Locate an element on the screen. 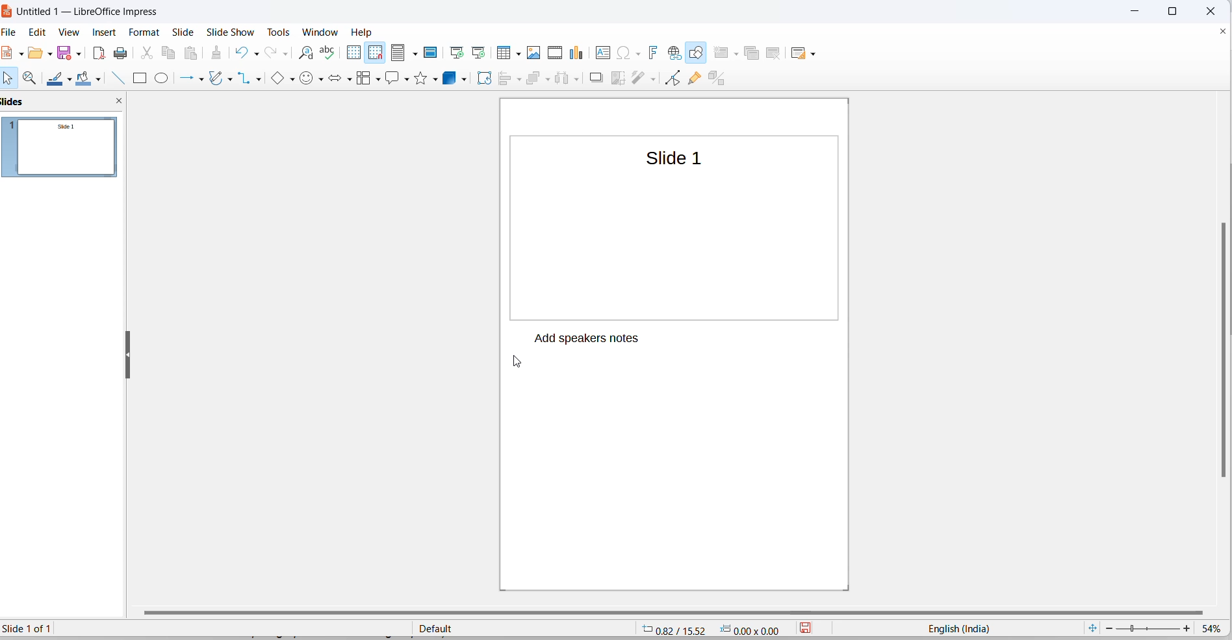  new slide is located at coordinates (721, 52).